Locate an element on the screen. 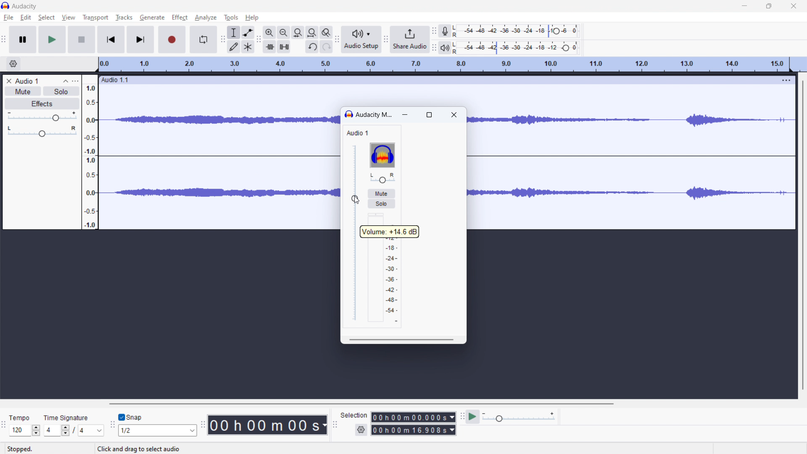  multi tool is located at coordinates (248, 47).